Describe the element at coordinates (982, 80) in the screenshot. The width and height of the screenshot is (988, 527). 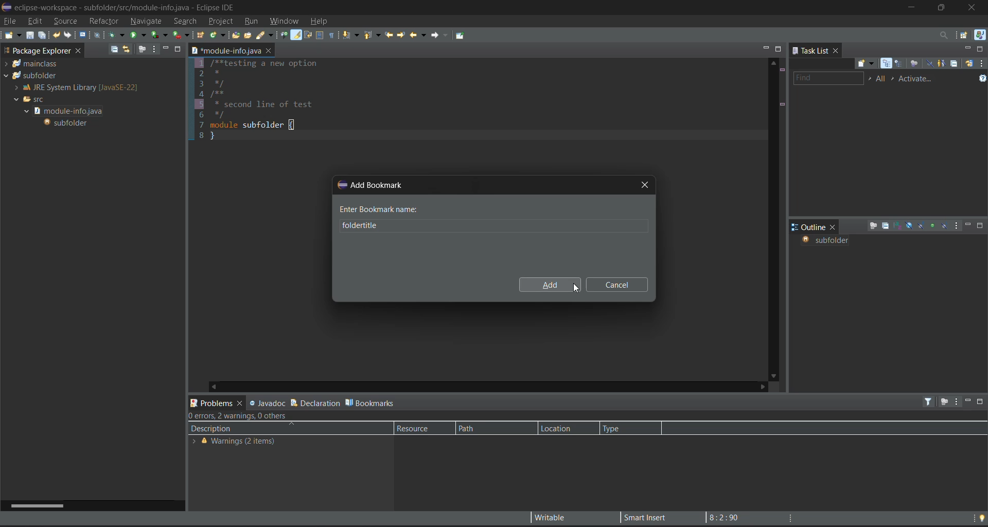
I see `show tasks UI legend` at that location.